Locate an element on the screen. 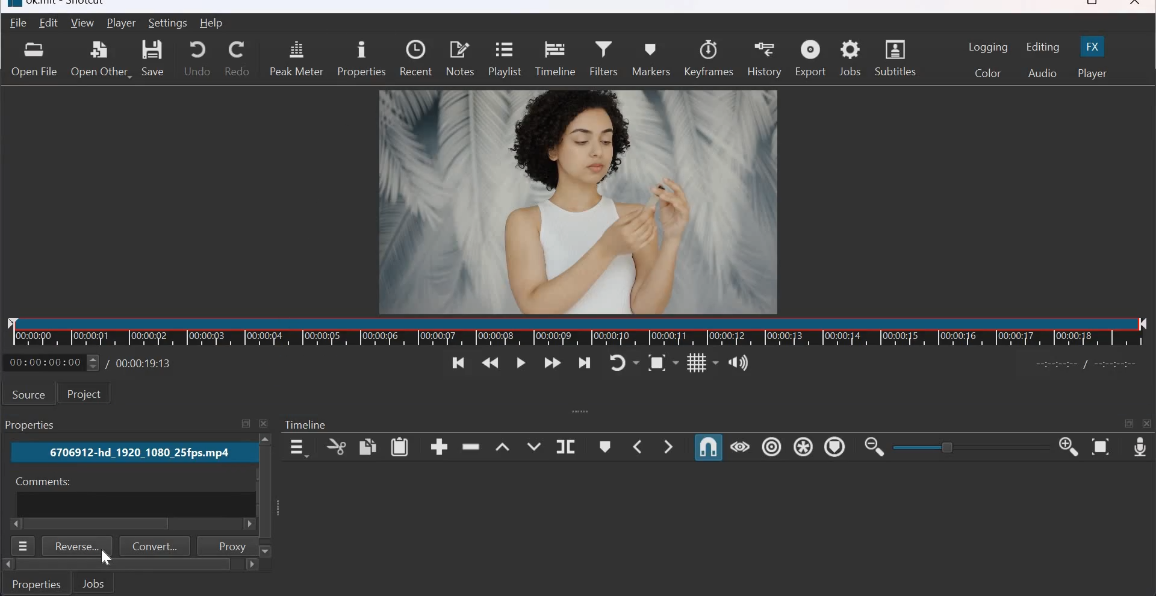 This screenshot has width=1156, height=596. Play quickly forwards is located at coordinates (553, 364).